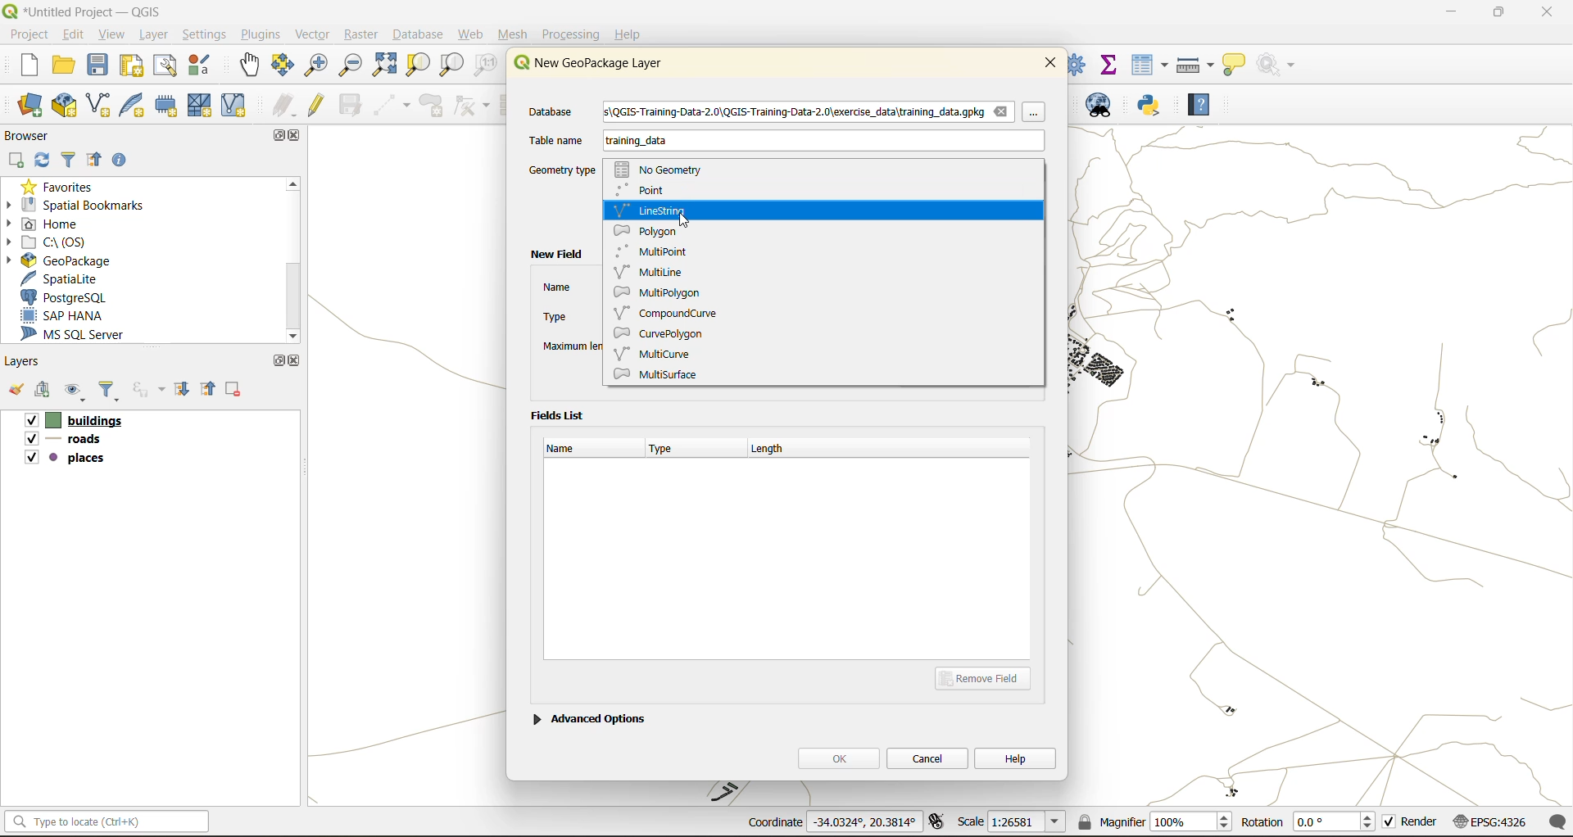 The width and height of the screenshot is (1573, 837). I want to click on remove, so click(234, 391).